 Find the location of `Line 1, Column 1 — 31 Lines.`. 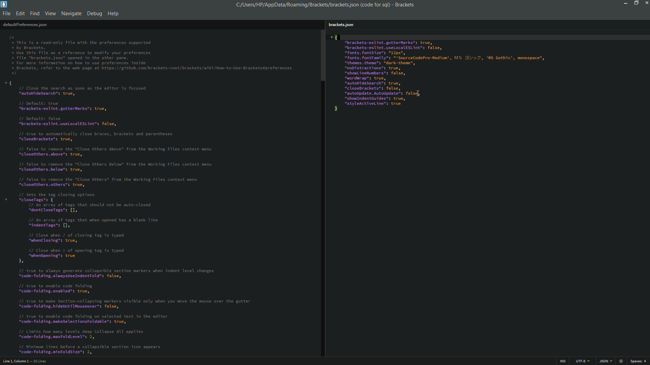

Line 1, Column 1 — 31 Lines. is located at coordinates (25, 360).